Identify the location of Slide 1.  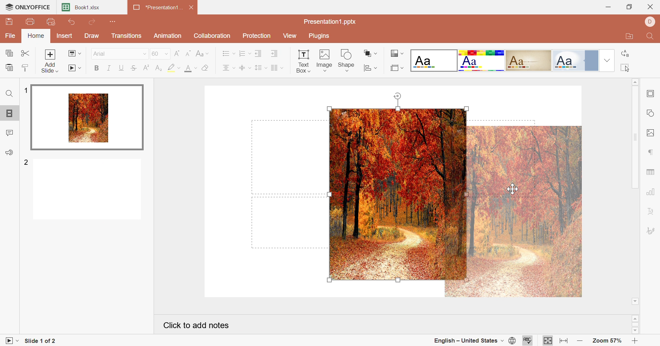
(88, 118).